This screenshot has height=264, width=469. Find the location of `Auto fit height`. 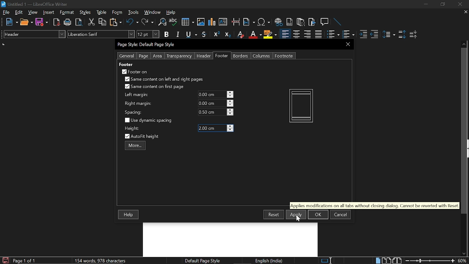

Auto fit height is located at coordinates (147, 136).